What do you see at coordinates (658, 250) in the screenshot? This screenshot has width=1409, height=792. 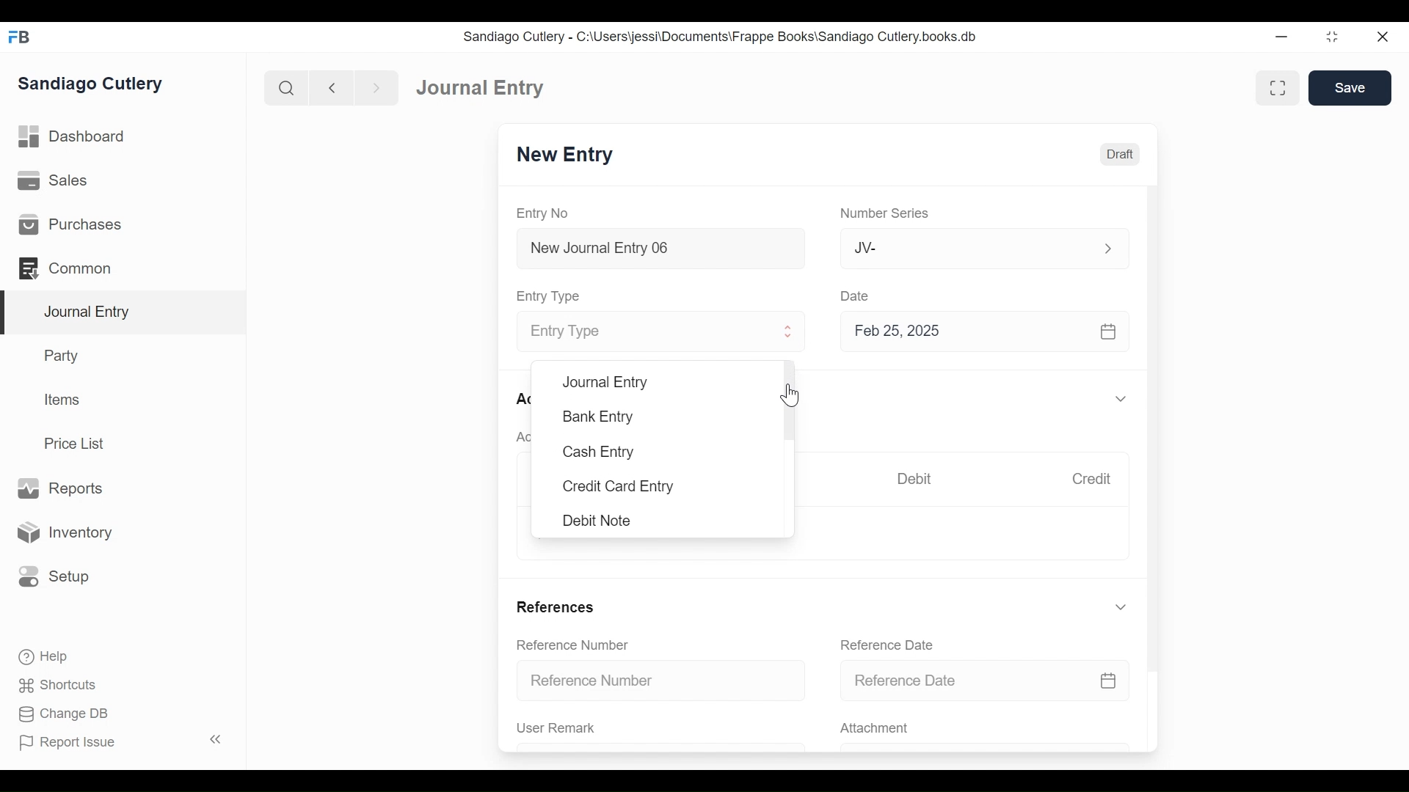 I see `New Journal Entry 06` at bounding box center [658, 250].